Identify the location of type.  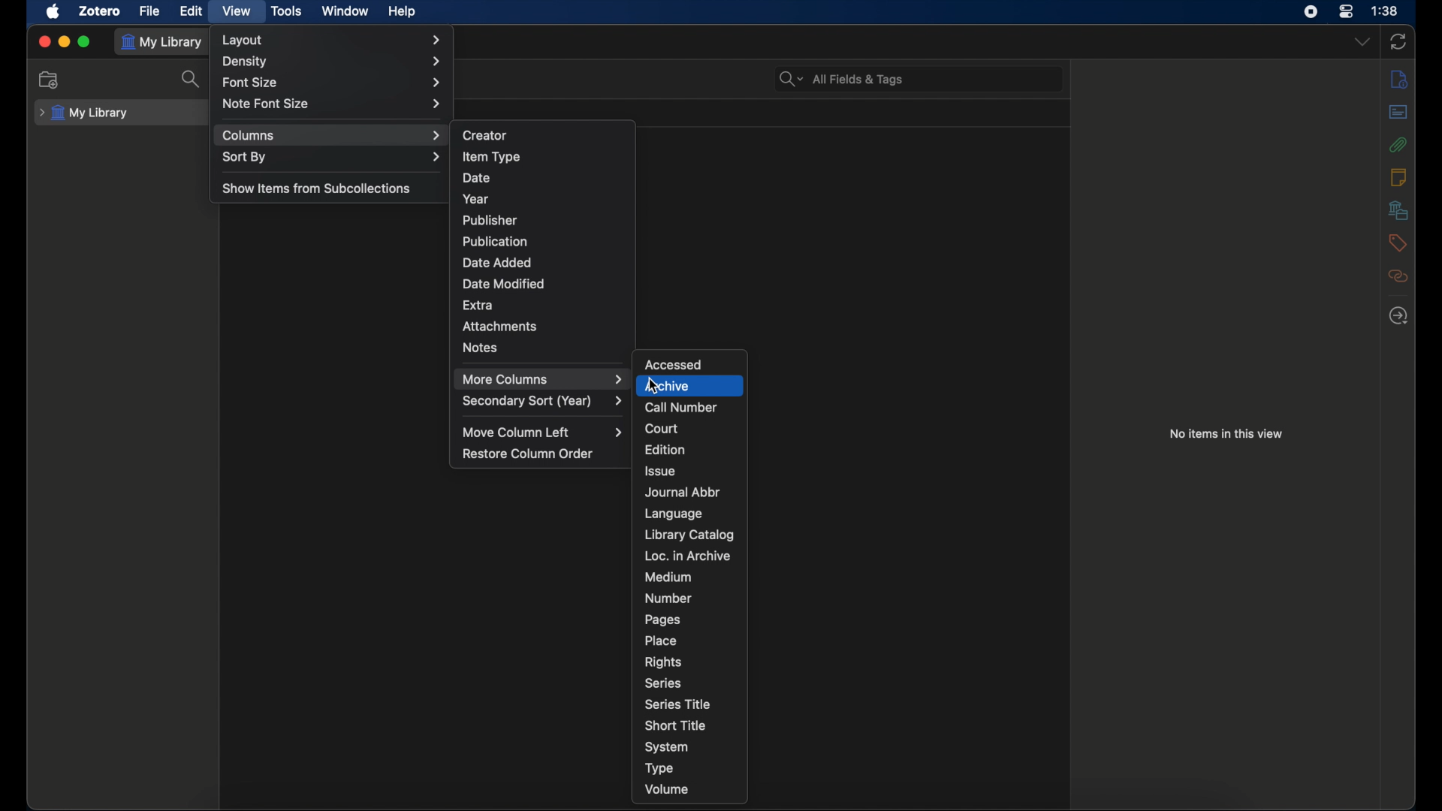
(659, 768).